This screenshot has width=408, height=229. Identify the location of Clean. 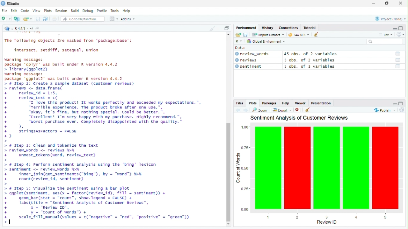
(308, 109).